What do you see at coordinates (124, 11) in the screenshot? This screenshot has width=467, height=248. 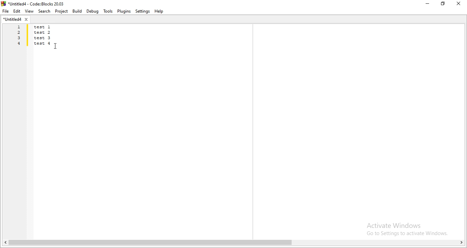 I see `Plugins ` at bounding box center [124, 11].